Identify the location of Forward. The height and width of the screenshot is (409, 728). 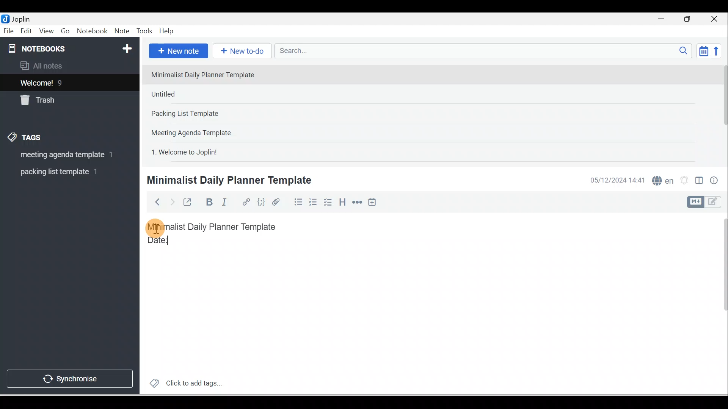
(171, 201).